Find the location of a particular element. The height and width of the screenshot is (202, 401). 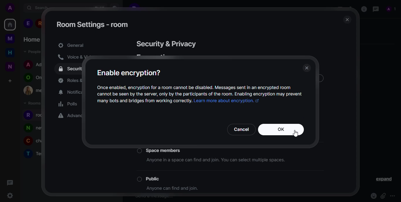

close is located at coordinates (307, 68).